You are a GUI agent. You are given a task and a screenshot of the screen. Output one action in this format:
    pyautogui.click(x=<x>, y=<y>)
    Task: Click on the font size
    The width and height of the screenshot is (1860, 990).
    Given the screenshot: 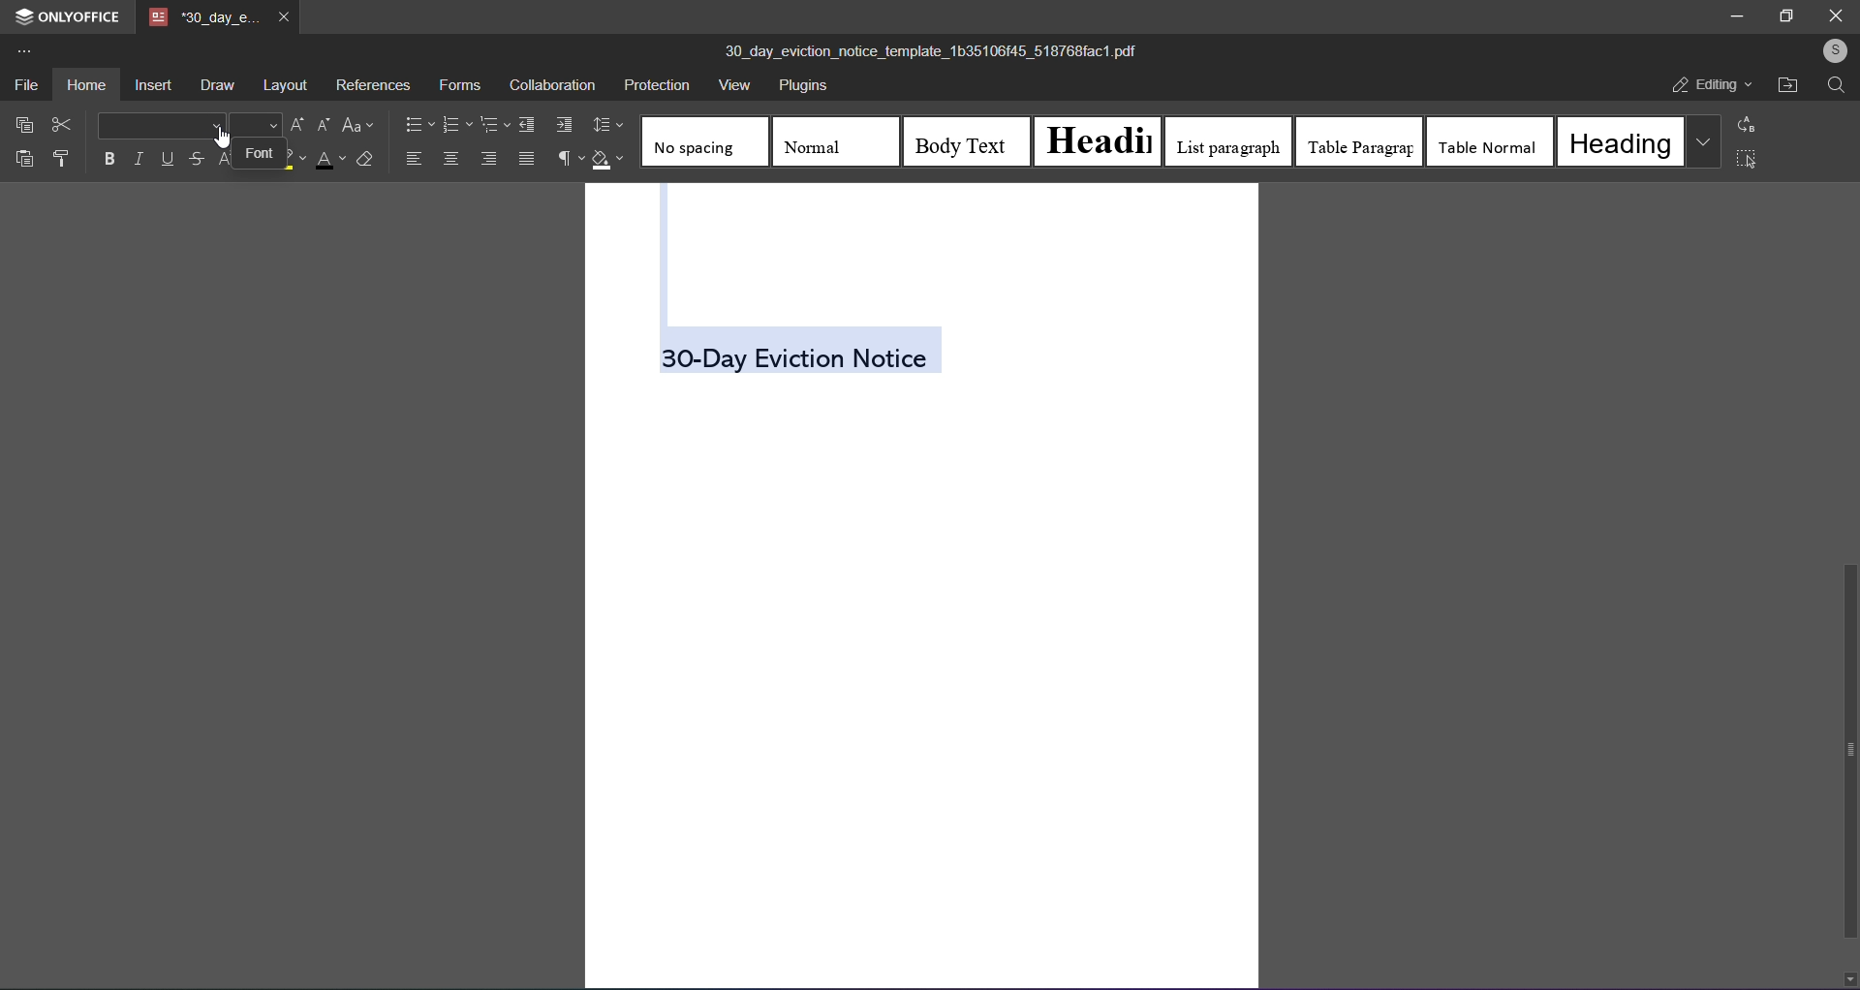 What is the action you would take?
    pyautogui.click(x=254, y=125)
    